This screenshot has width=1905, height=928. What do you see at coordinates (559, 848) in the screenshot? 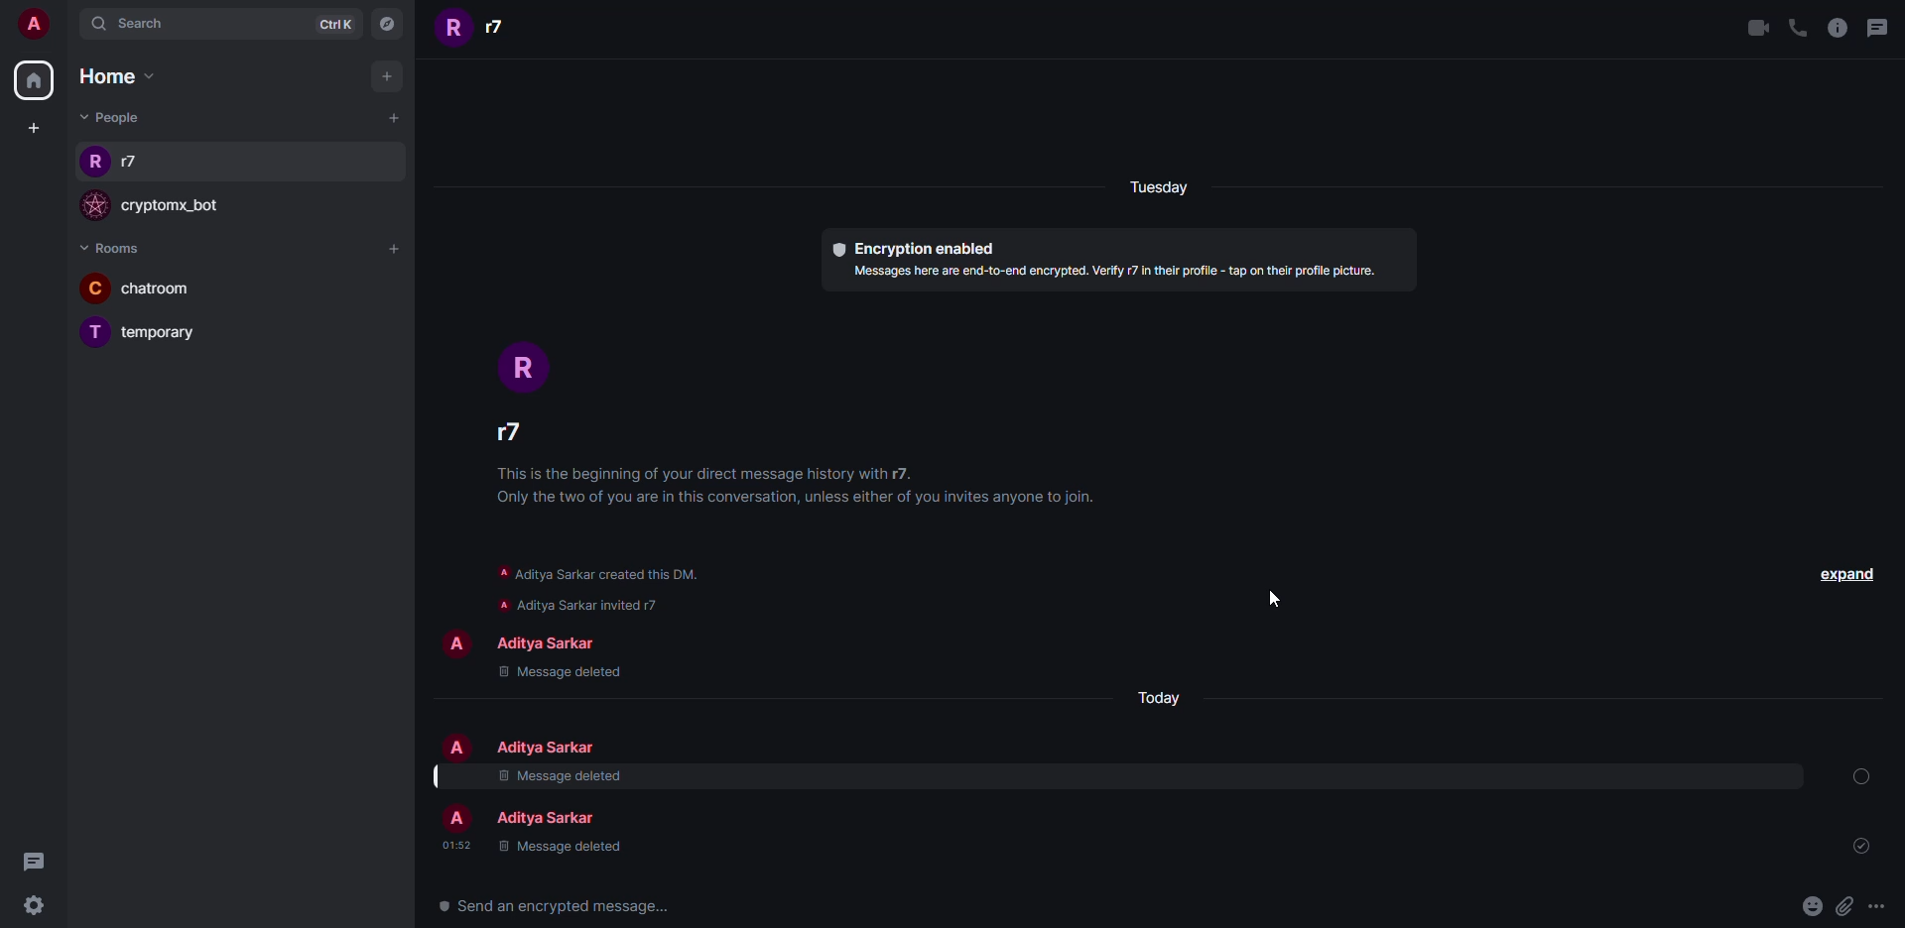
I see `message deleted` at bounding box center [559, 848].